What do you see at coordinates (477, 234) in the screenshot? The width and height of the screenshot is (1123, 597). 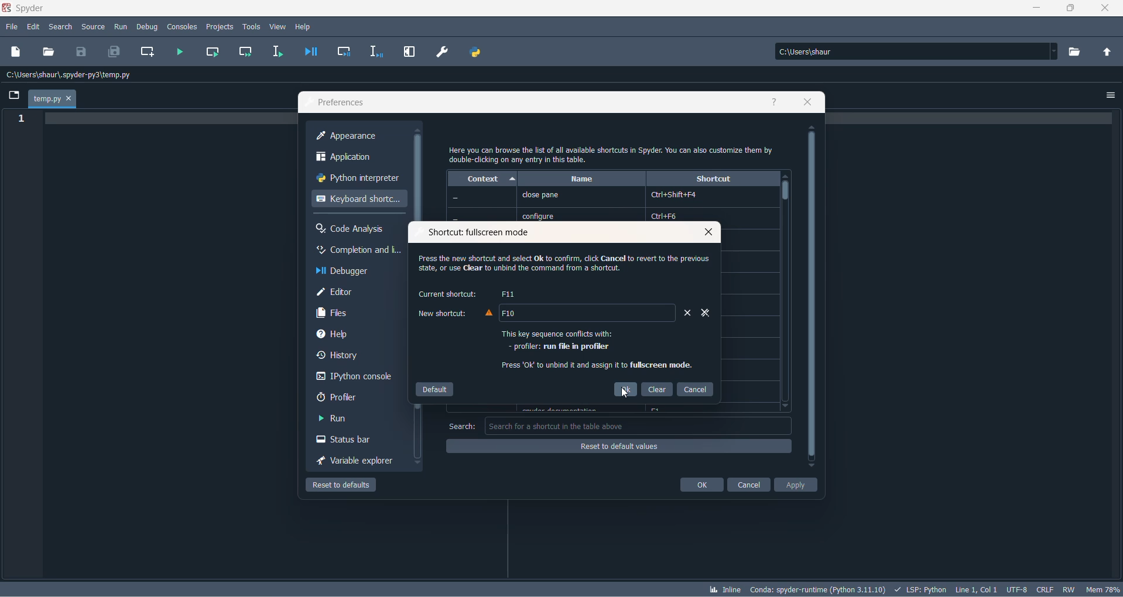 I see `shortcut fullscreen mode` at bounding box center [477, 234].